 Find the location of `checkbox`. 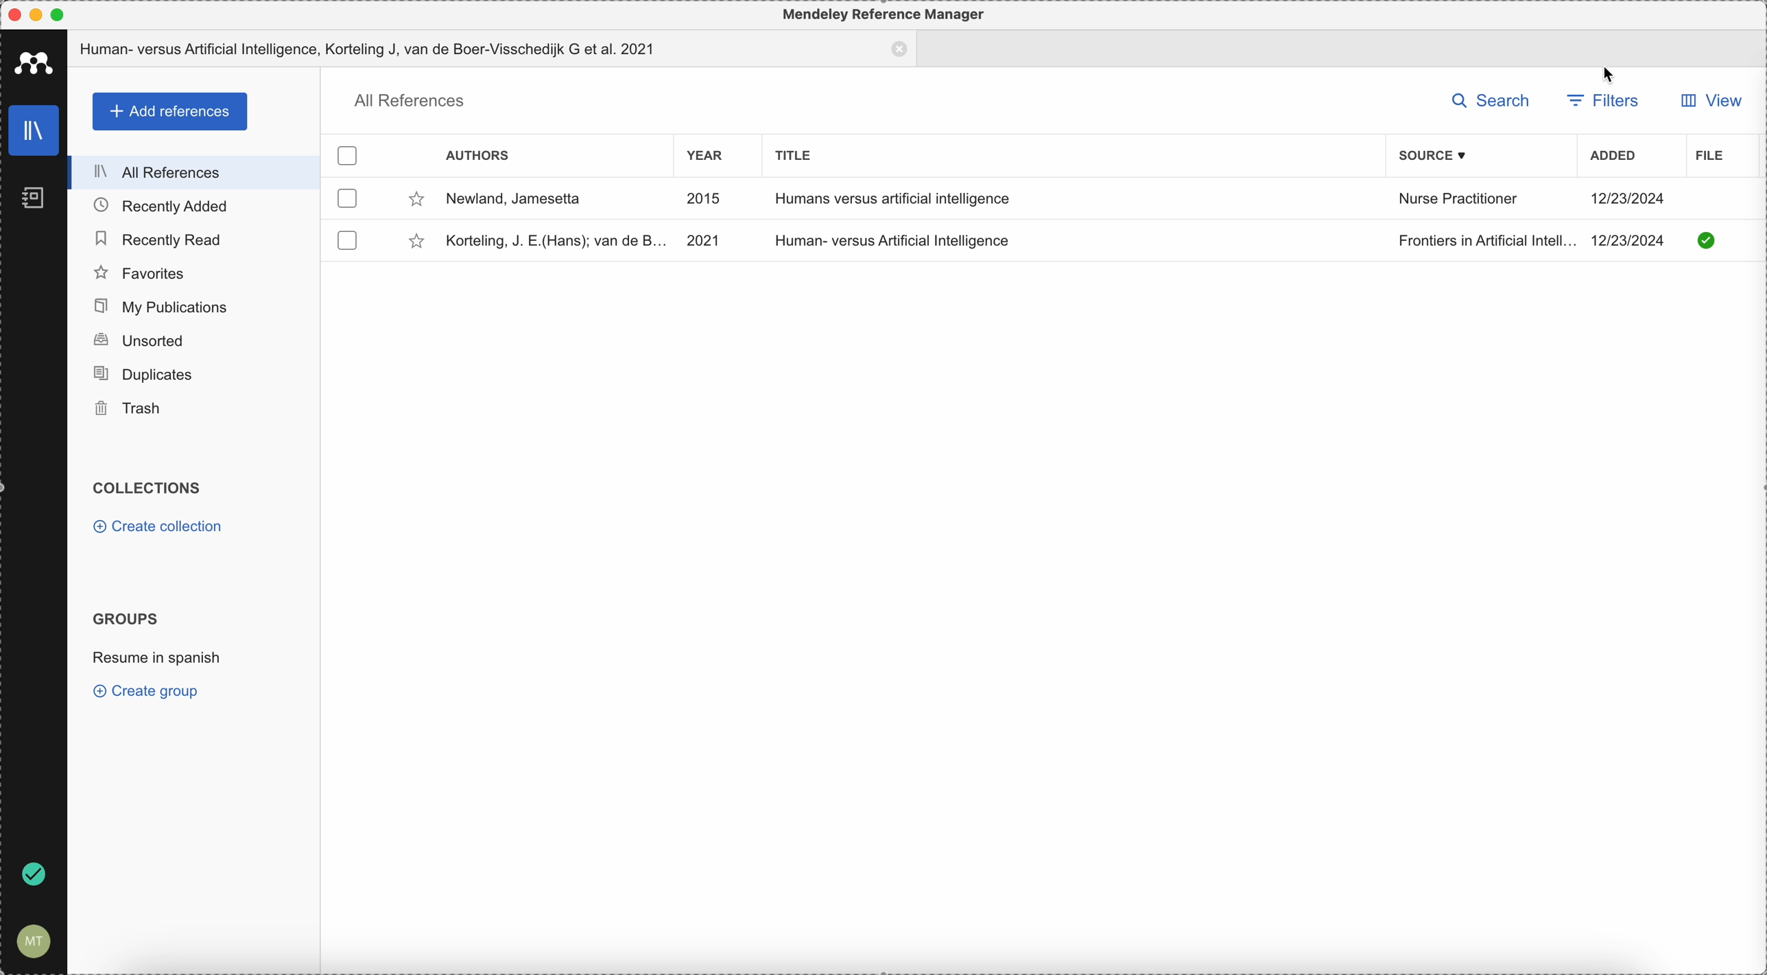

checkbox is located at coordinates (349, 152).